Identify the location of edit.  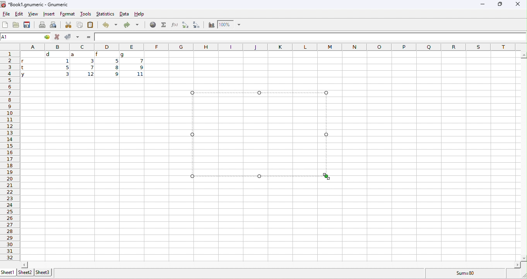
(20, 14).